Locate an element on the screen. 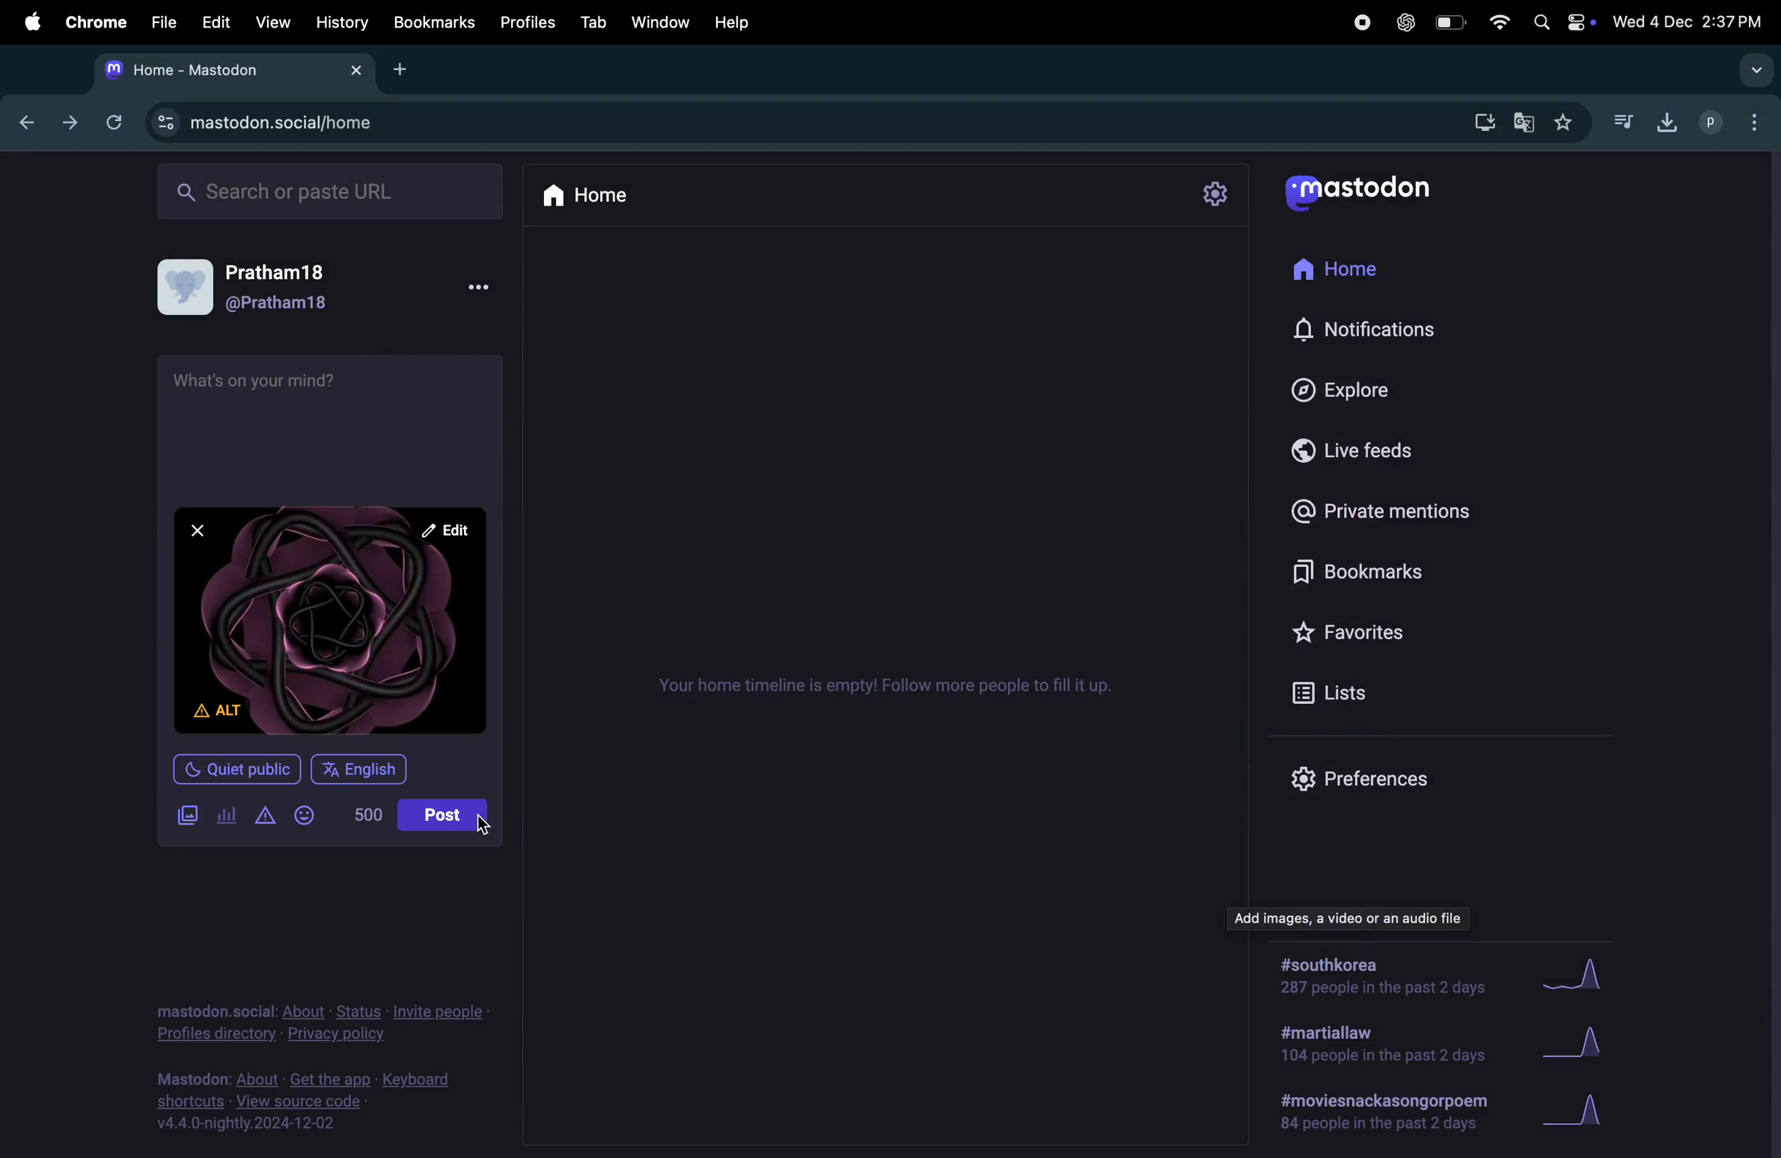 The width and height of the screenshot is (1781, 1158). Tab is located at coordinates (596, 21).